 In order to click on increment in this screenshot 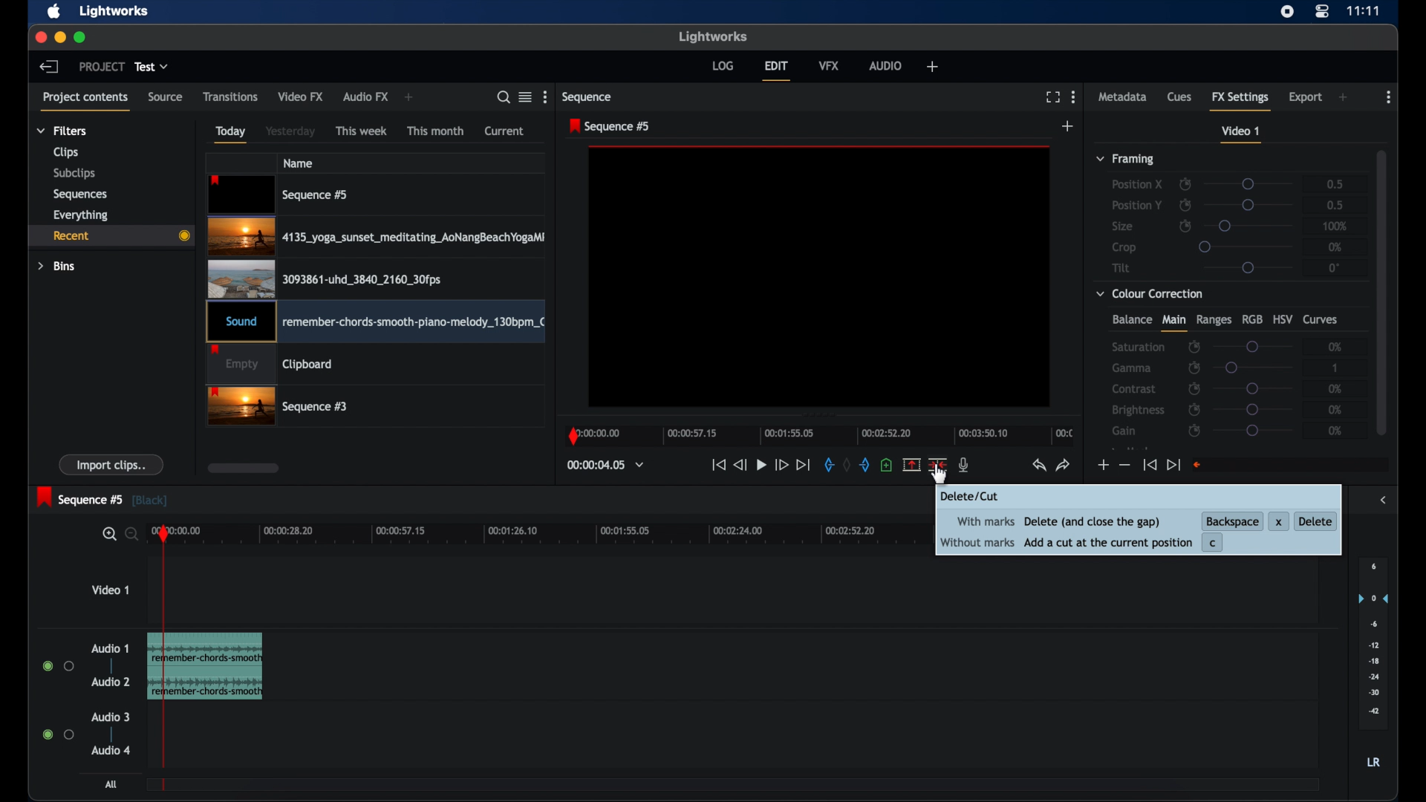, I will do `click(1102, 466)`.